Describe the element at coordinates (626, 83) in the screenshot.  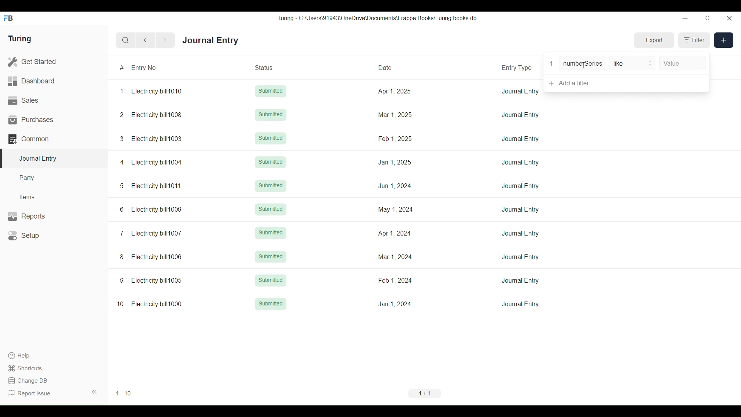
I see `Add a filter` at that location.